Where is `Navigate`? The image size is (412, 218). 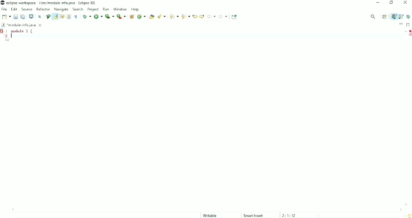 Navigate is located at coordinates (61, 9).